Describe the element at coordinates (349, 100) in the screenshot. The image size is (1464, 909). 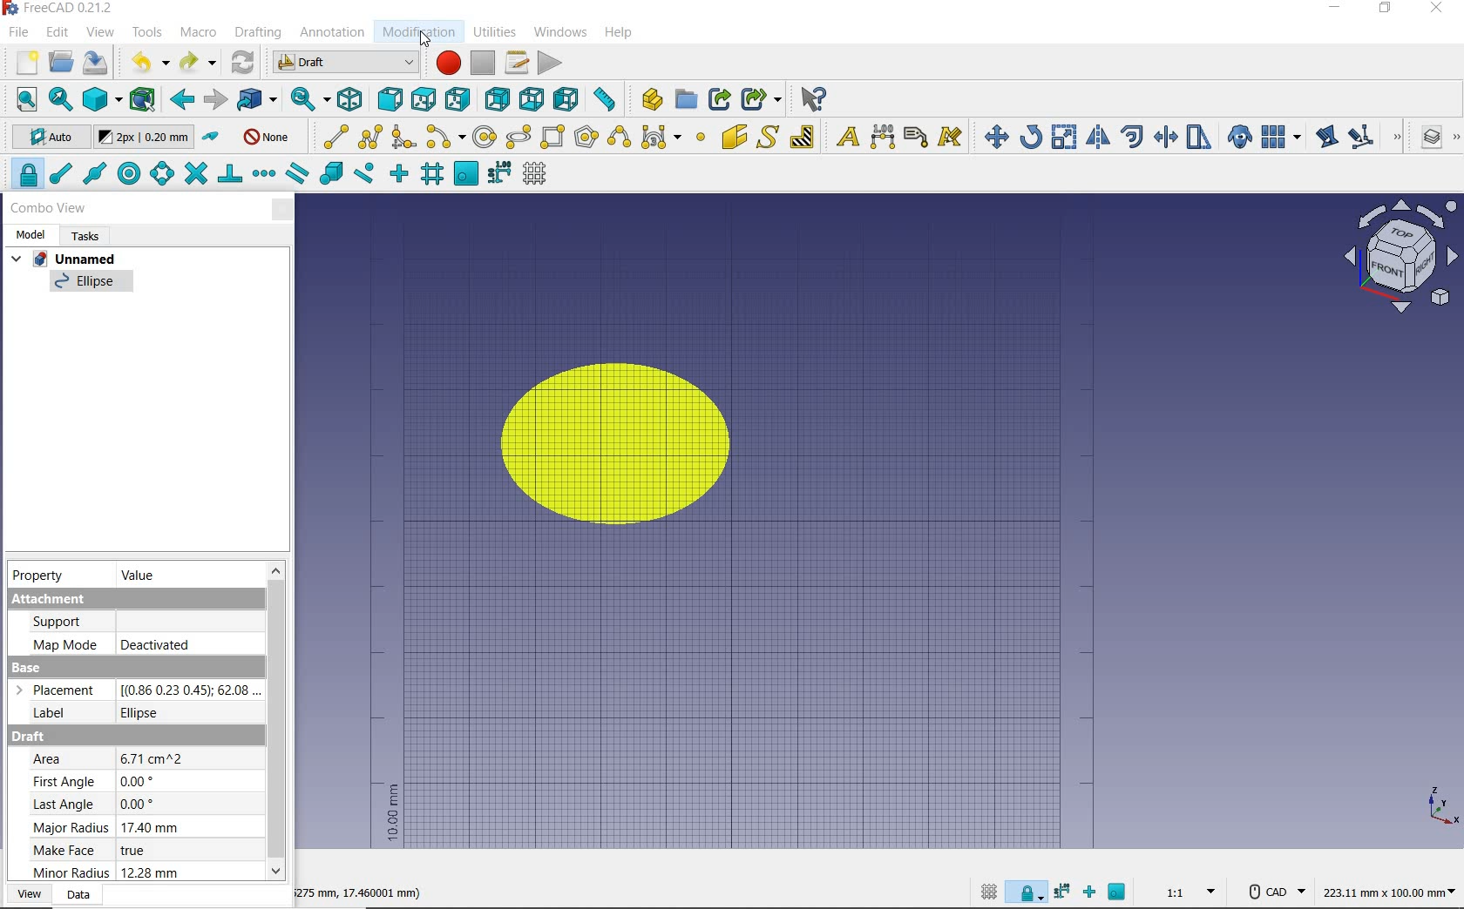
I see `isometric` at that location.